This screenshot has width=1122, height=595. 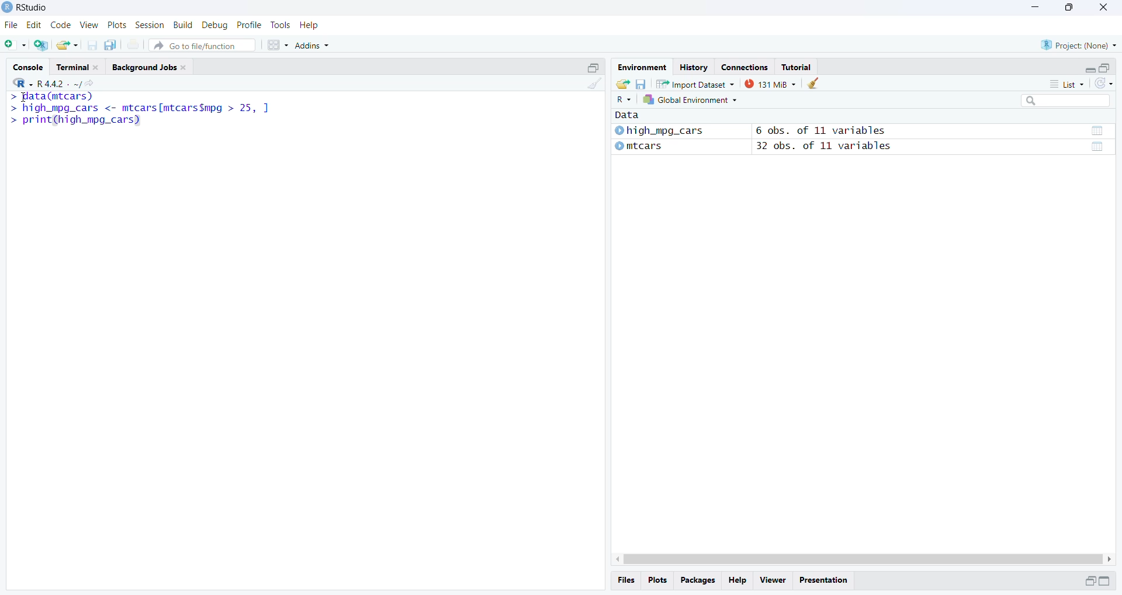 What do you see at coordinates (638, 146) in the screenshot?
I see `mtcars` at bounding box center [638, 146].